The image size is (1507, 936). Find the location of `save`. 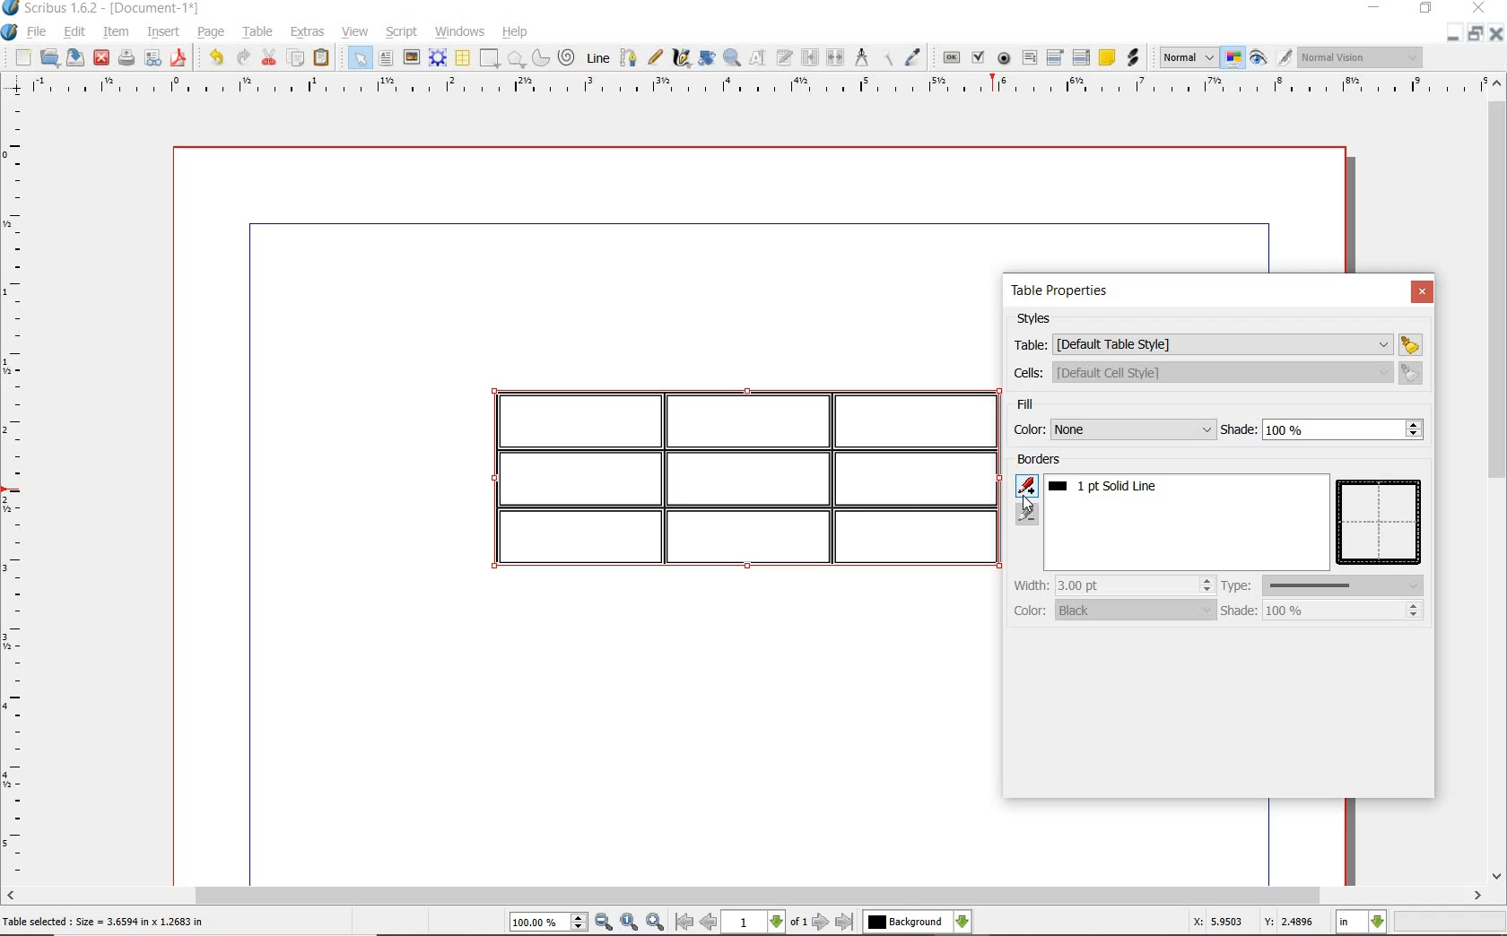

save is located at coordinates (74, 57).